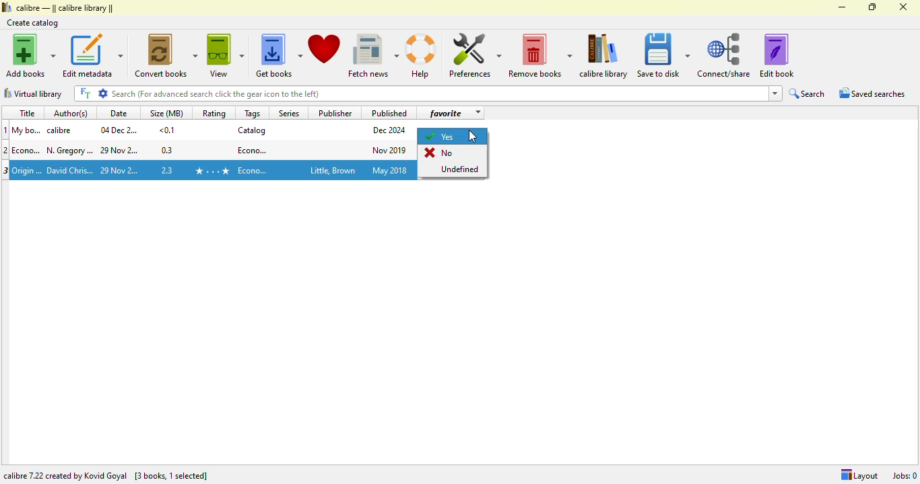 This screenshot has width=920, height=484. What do you see at coordinates (211, 171) in the screenshot?
I see `rating` at bounding box center [211, 171].